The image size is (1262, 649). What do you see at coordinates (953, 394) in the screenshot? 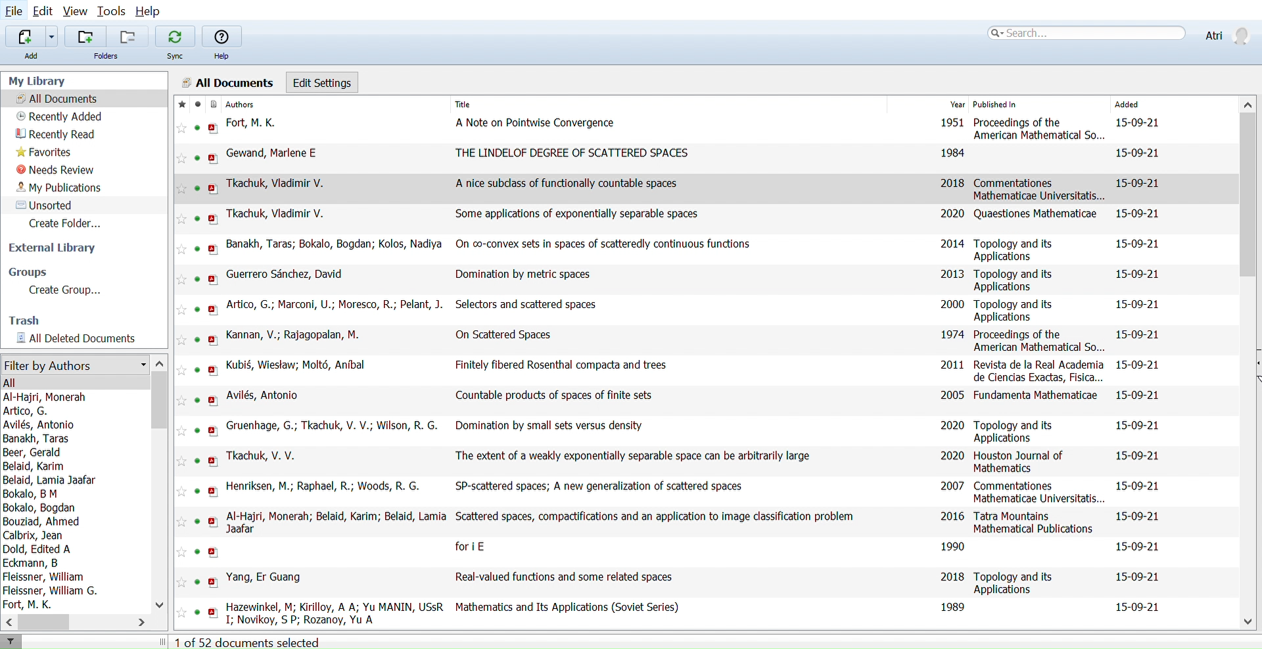
I see `2005` at bounding box center [953, 394].